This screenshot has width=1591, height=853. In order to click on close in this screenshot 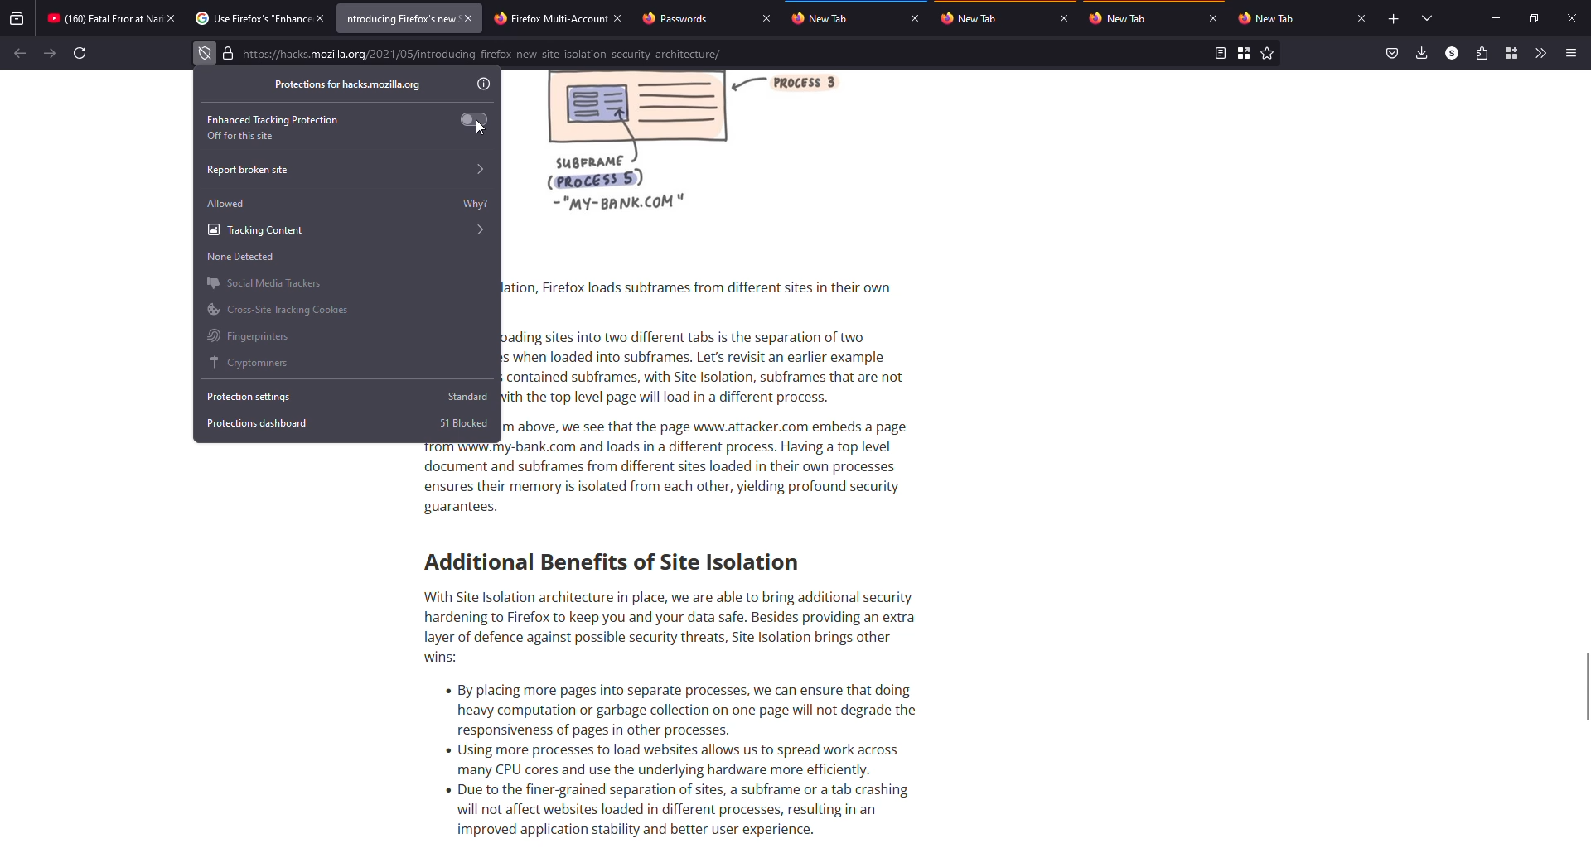, I will do `click(172, 18)`.